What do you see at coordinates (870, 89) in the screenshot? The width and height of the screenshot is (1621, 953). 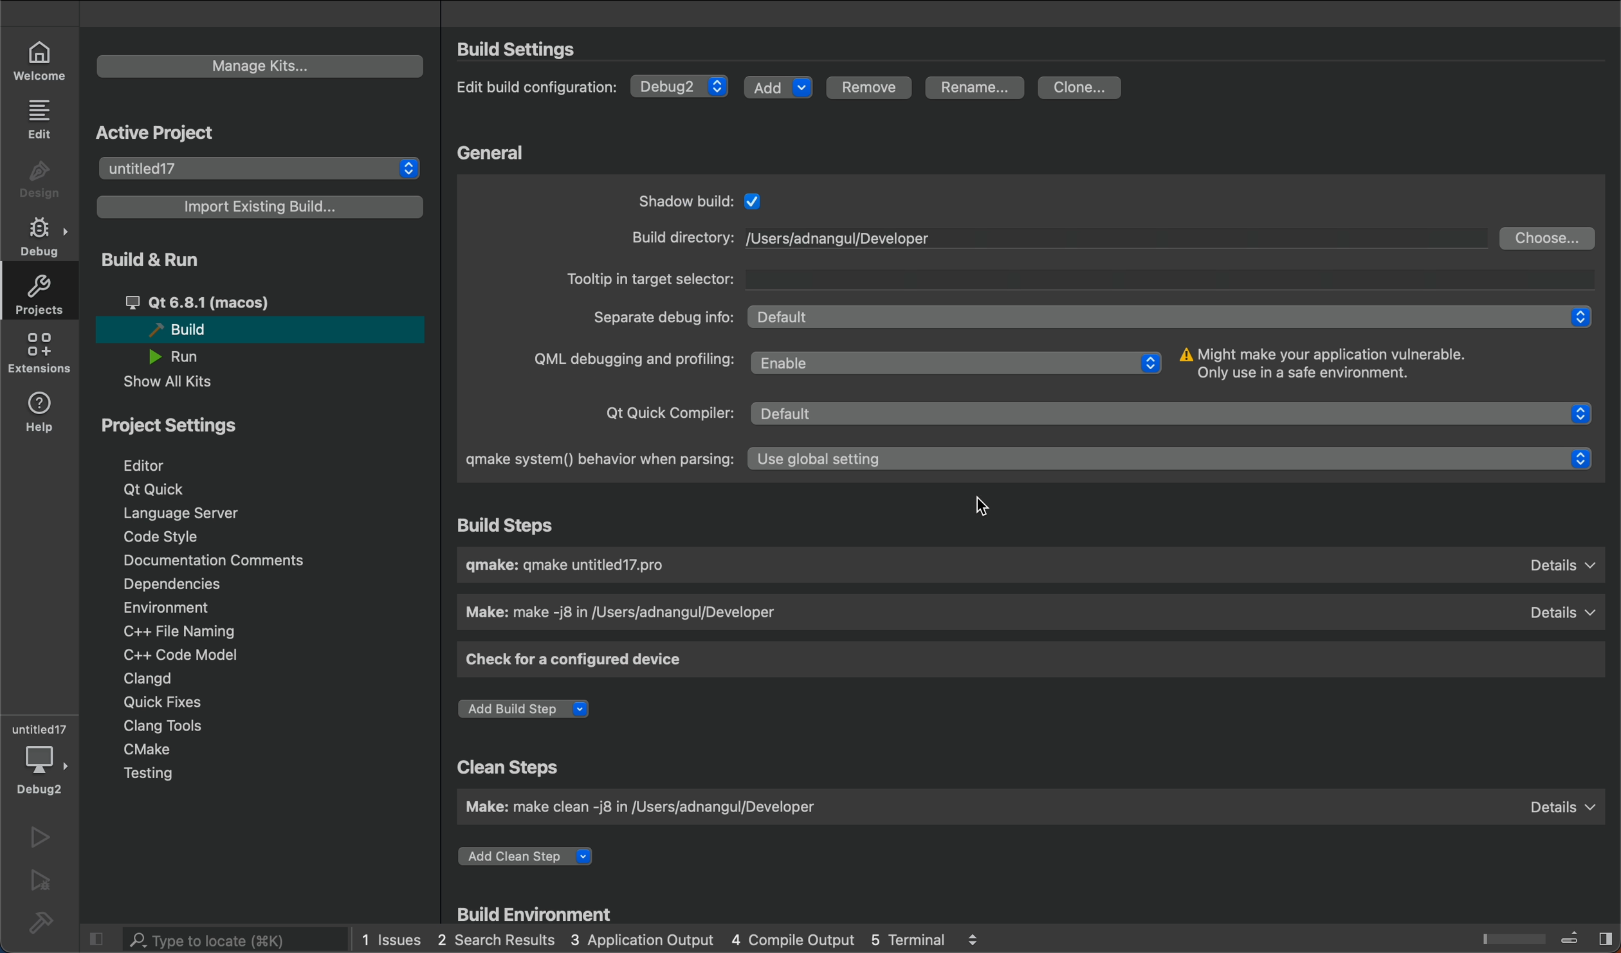 I see `remove` at bounding box center [870, 89].